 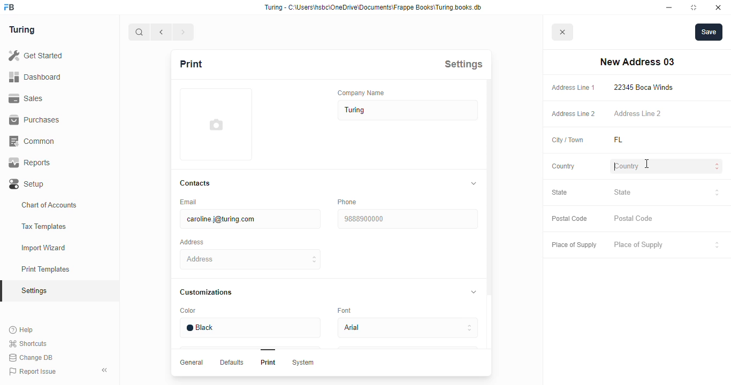 I want to click on help, so click(x=22, y=330).